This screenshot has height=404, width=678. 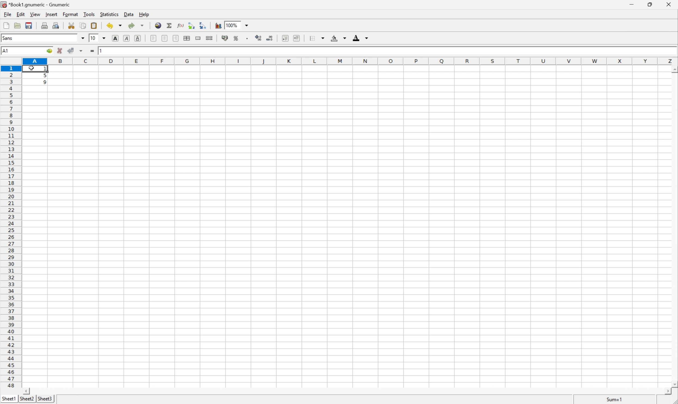 I want to click on go to, so click(x=49, y=51).